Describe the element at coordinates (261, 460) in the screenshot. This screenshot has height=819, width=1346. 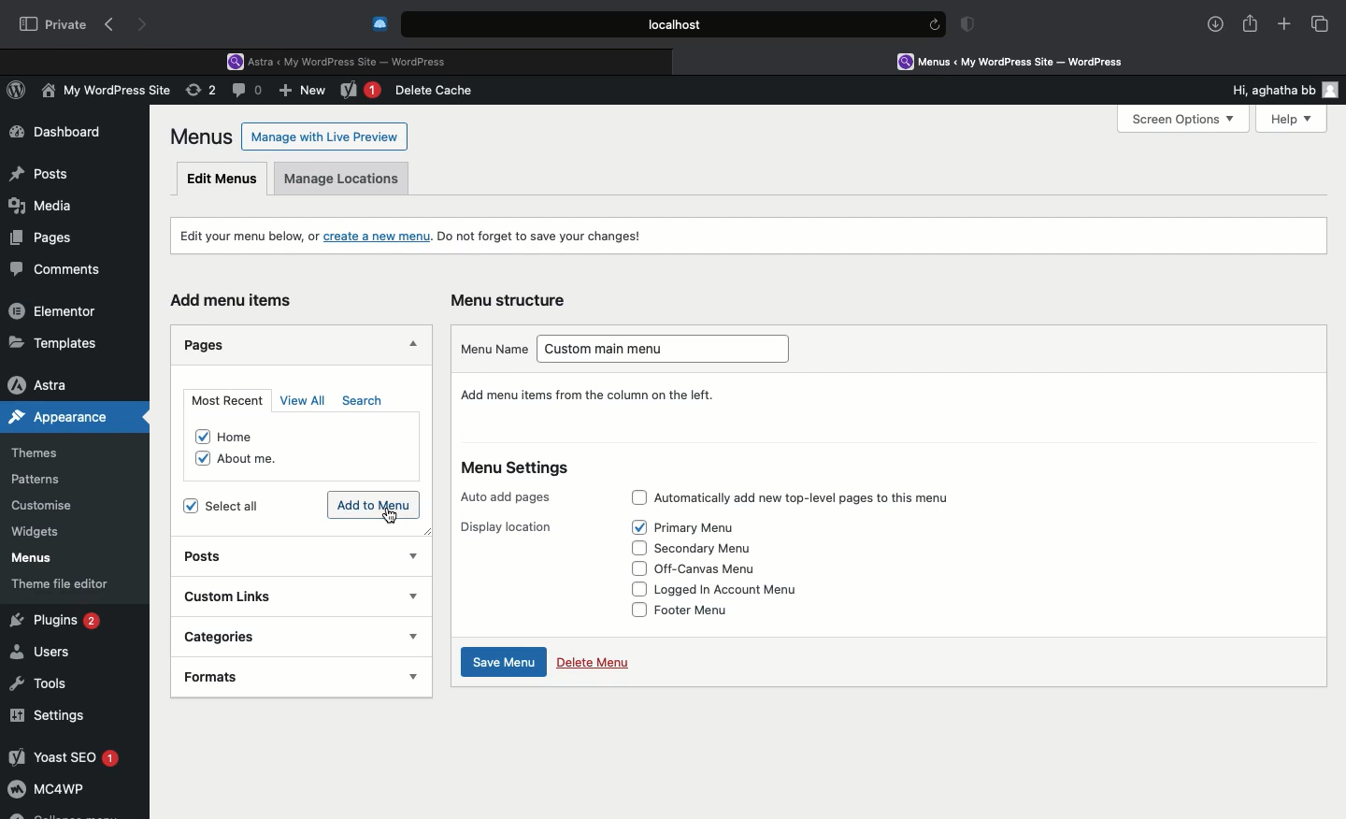
I see `About me` at that location.